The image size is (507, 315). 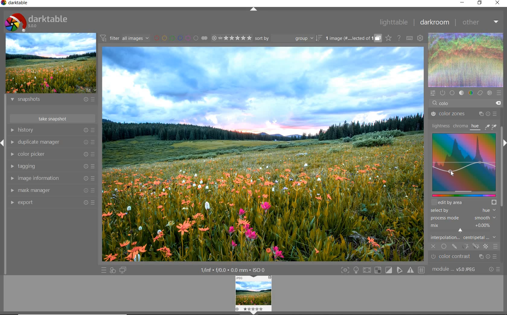 I want to click on export, so click(x=52, y=202).